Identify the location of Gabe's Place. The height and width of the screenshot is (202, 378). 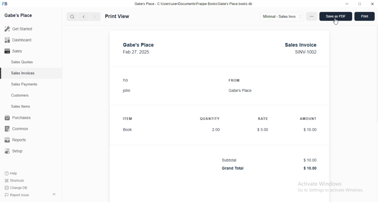
(240, 91).